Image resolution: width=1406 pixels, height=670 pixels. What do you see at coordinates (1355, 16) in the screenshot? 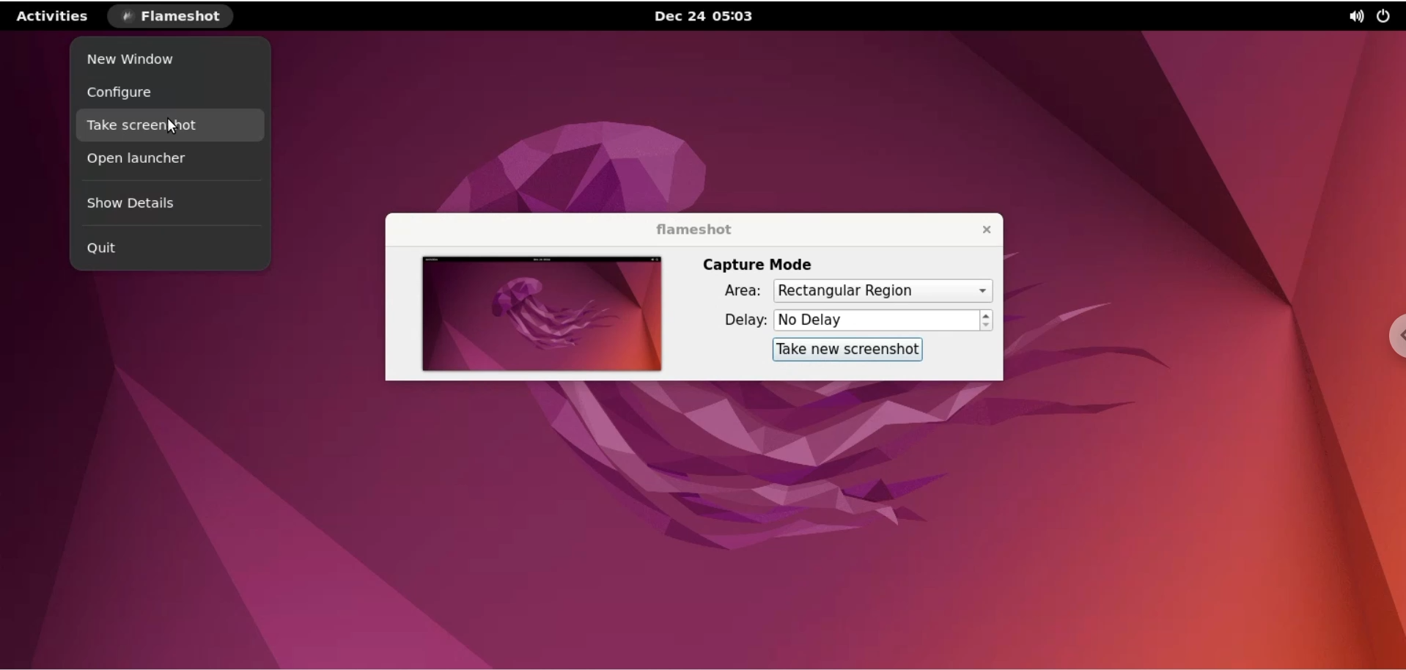
I see `sound options` at bounding box center [1355, 16].